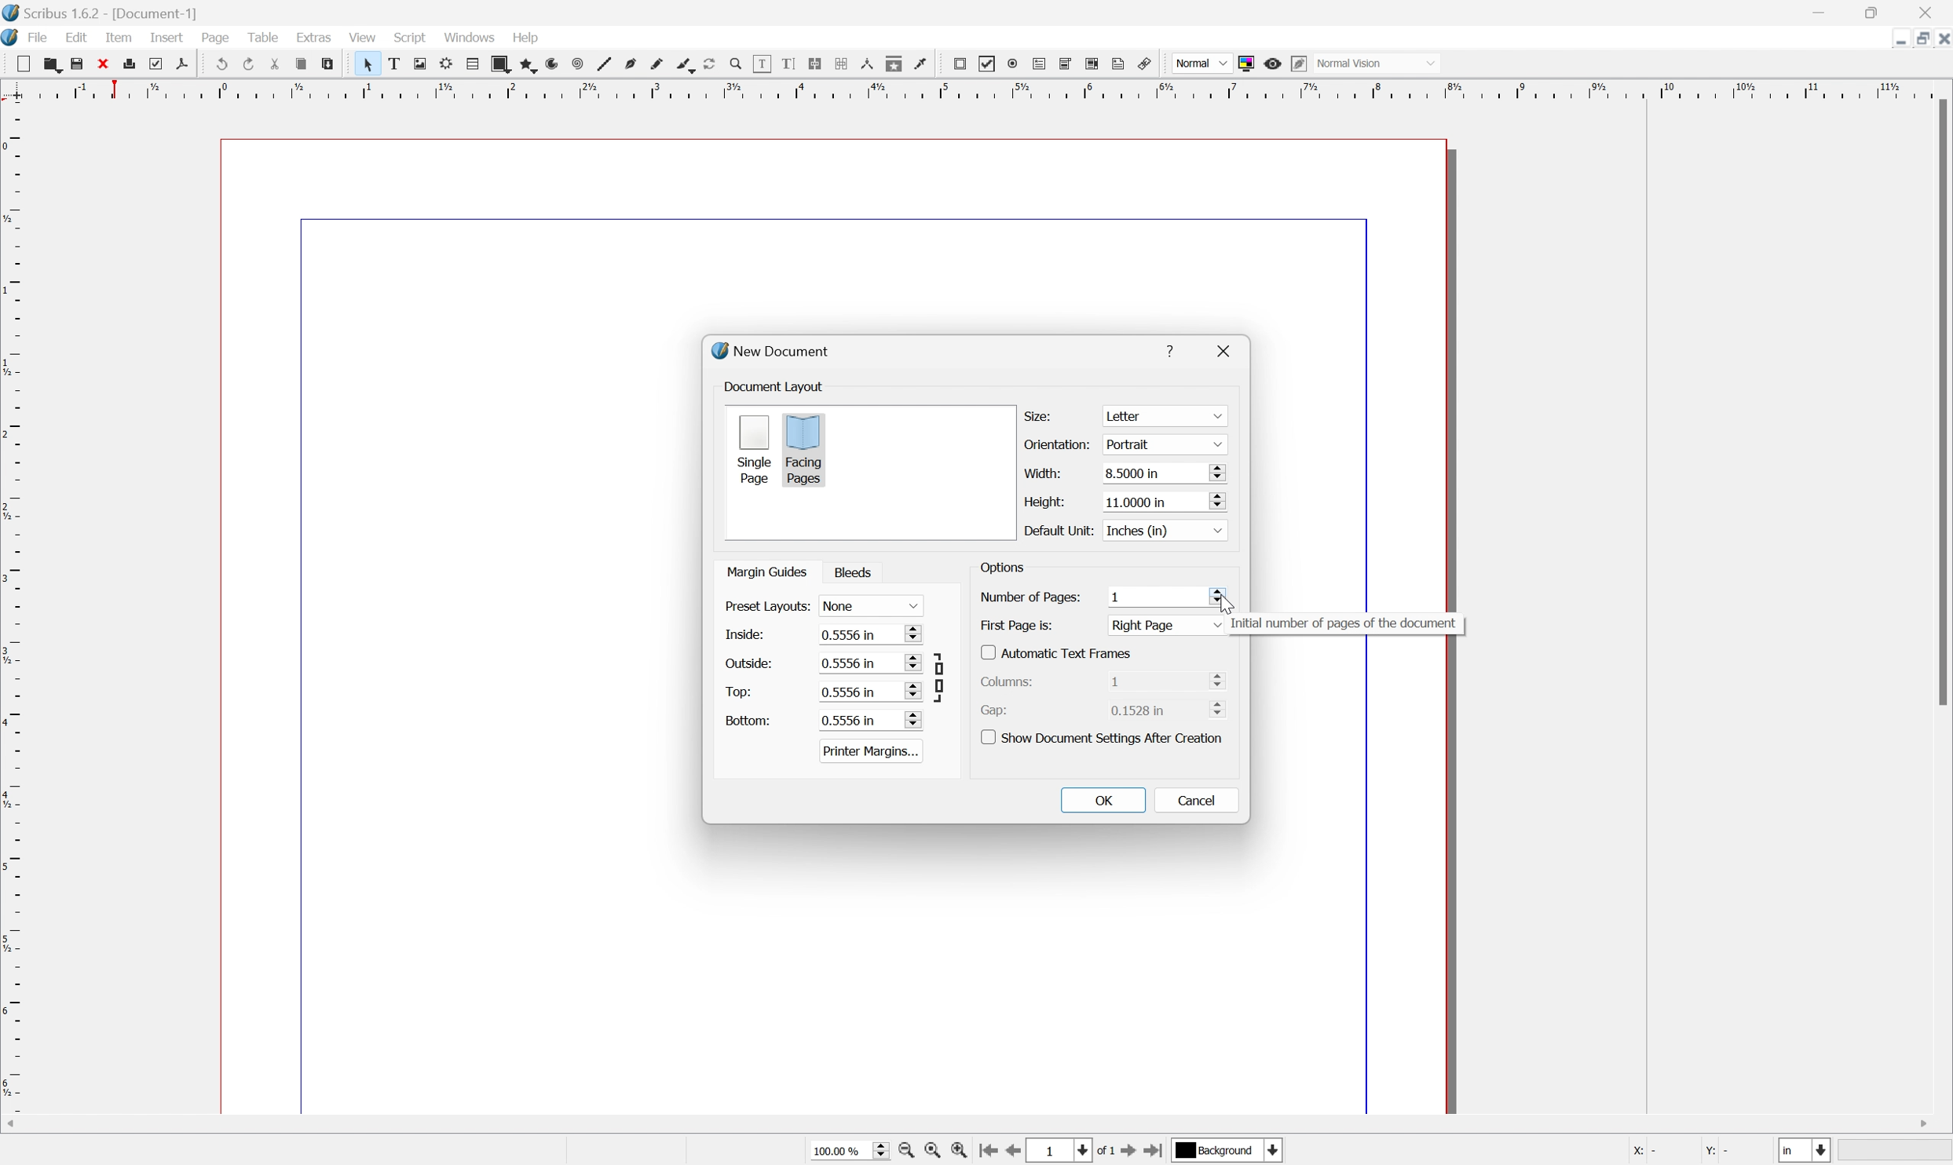 The width and height of the screenshot is (1953, 1165). I want to click on Normal, so click(1198, 63).